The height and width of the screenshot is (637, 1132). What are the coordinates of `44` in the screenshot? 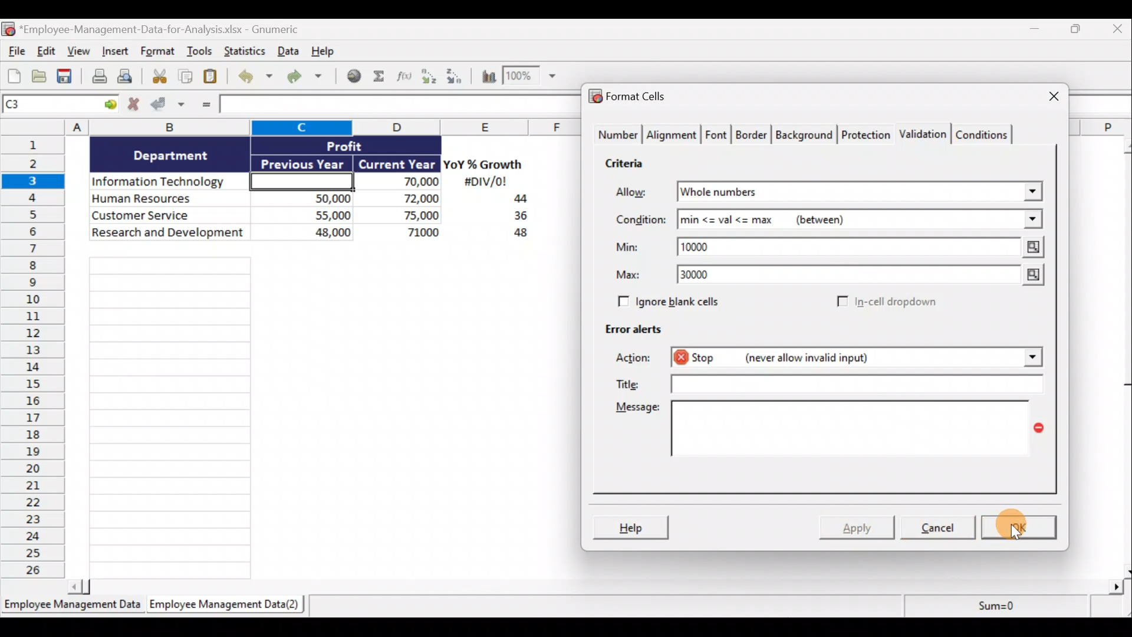 It's located at (514, 200).